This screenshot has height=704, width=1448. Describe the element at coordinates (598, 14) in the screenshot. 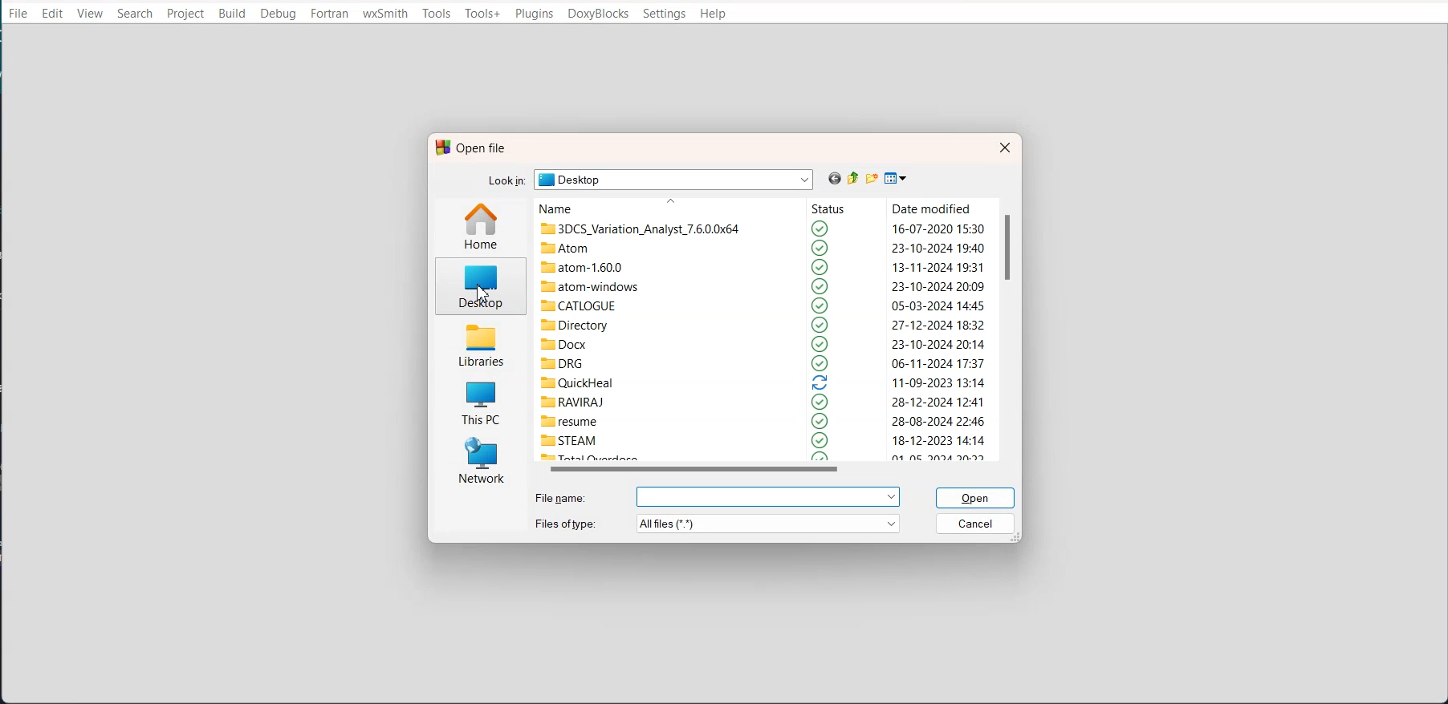

I see `DoxyBlocks` at that location.